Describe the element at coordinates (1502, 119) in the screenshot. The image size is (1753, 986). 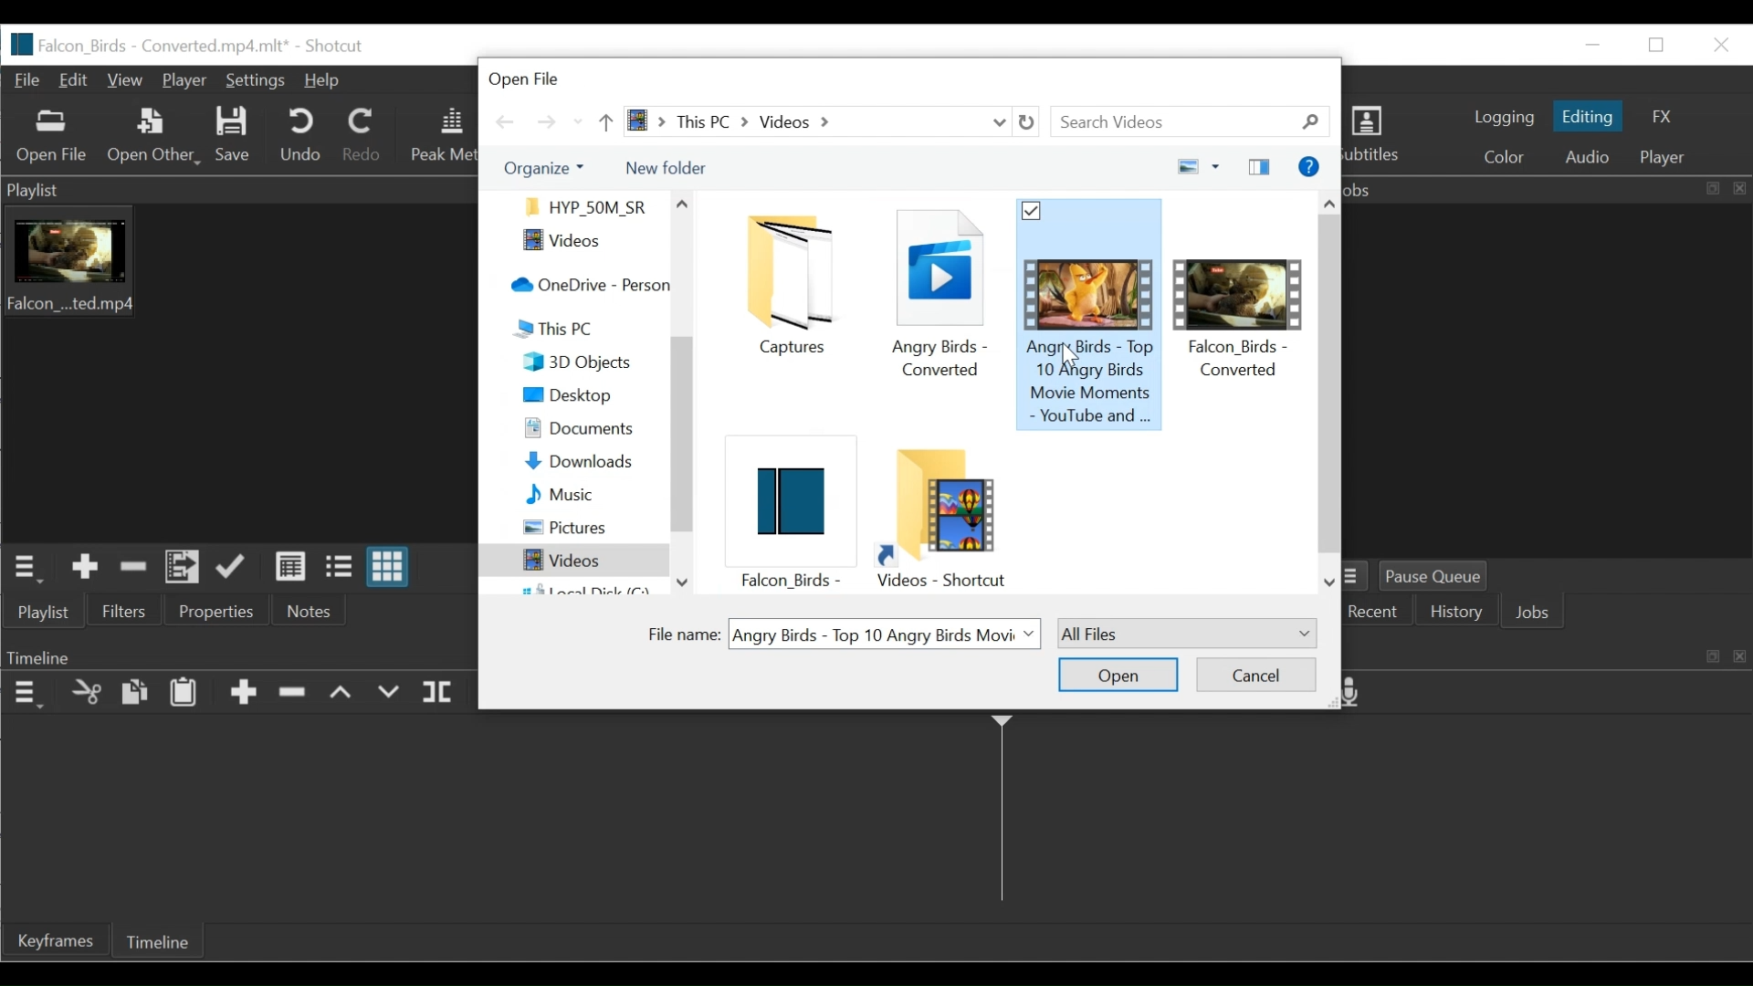
I see `logging` at that location.